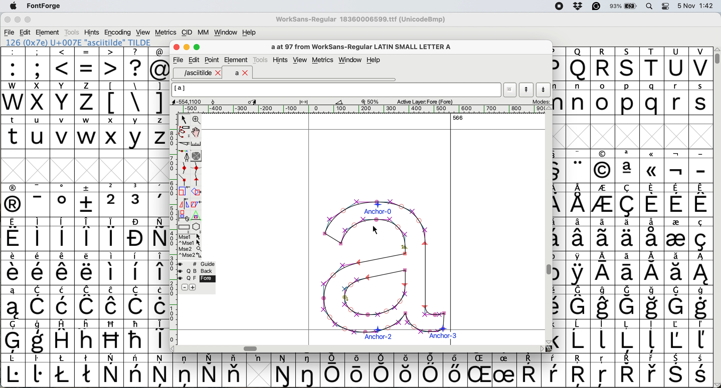  I want to click on symbol, so click(87, 302).